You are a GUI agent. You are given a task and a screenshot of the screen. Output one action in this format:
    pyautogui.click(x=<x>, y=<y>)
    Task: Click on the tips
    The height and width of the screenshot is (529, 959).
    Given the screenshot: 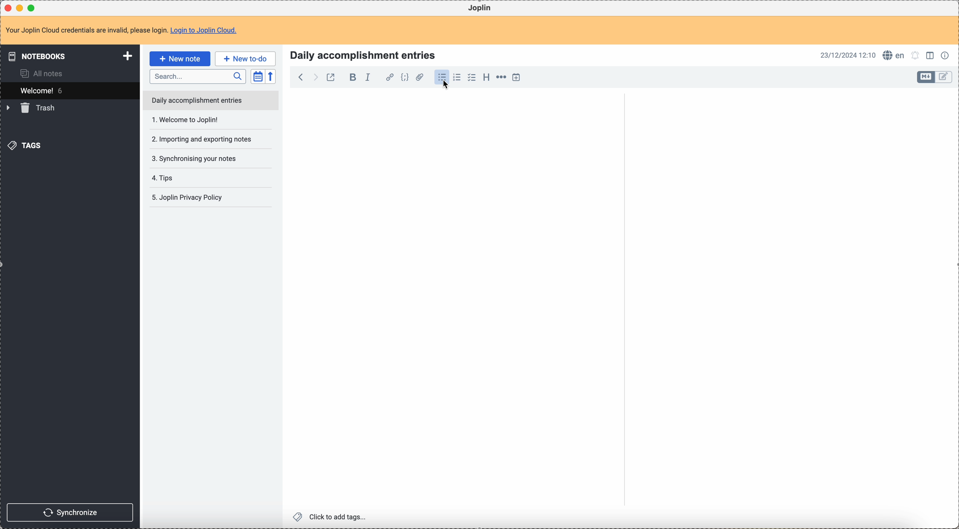 What is the action you would take?
    pyautogui.click(x=201, y=159)
    